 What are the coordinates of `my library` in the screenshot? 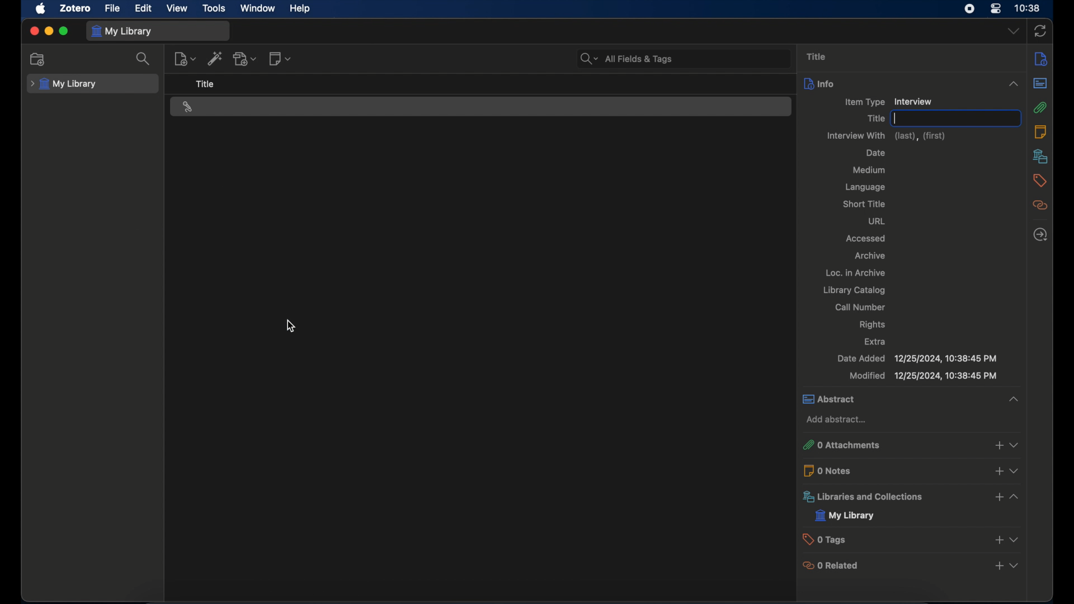 It's located at (64, 84).